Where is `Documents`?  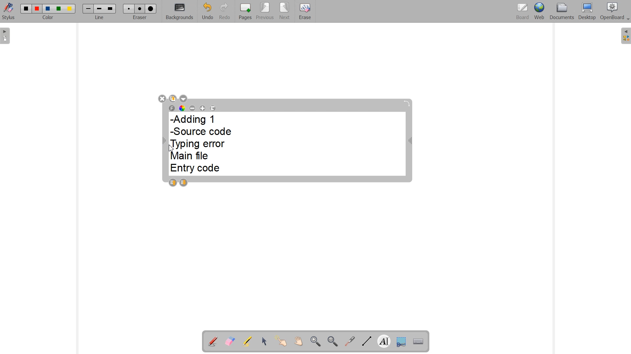 Documents is located at coordinates (562, 12).